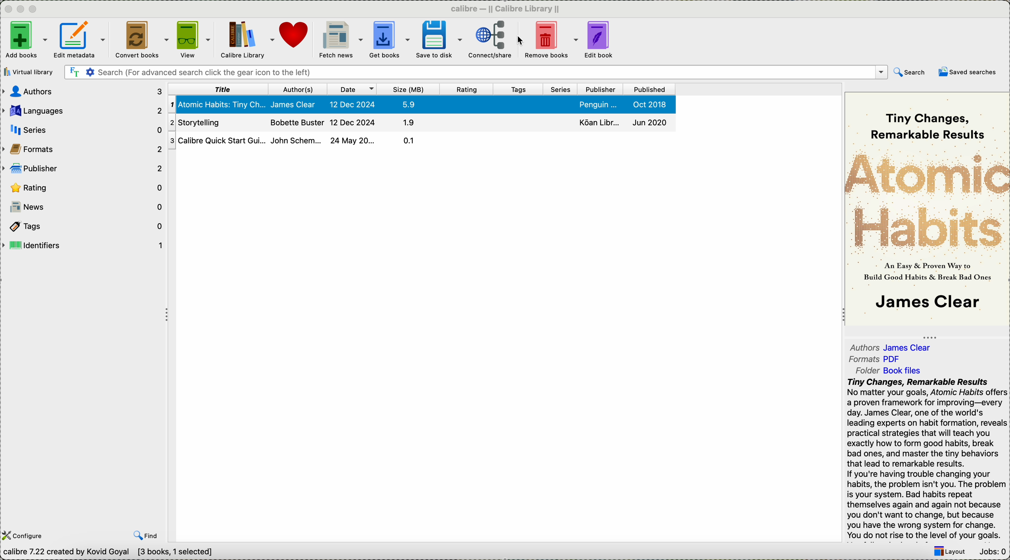 The height and width of the screenshot is (560, 1010). What do you see at coordinates (649, 89) in the screenshot?
I see `published` at bounding box center [649, 89].